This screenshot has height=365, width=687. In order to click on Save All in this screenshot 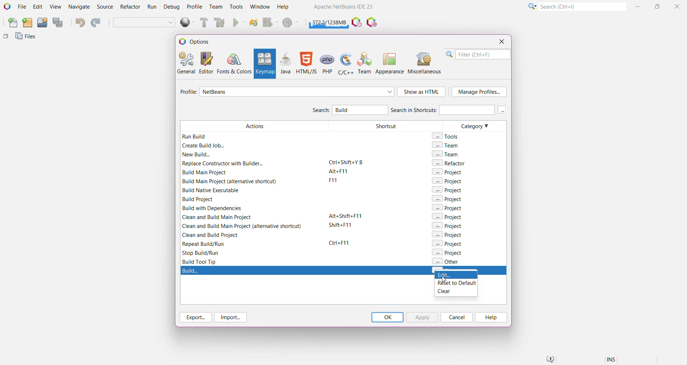, I will do `click(58, 23)`.